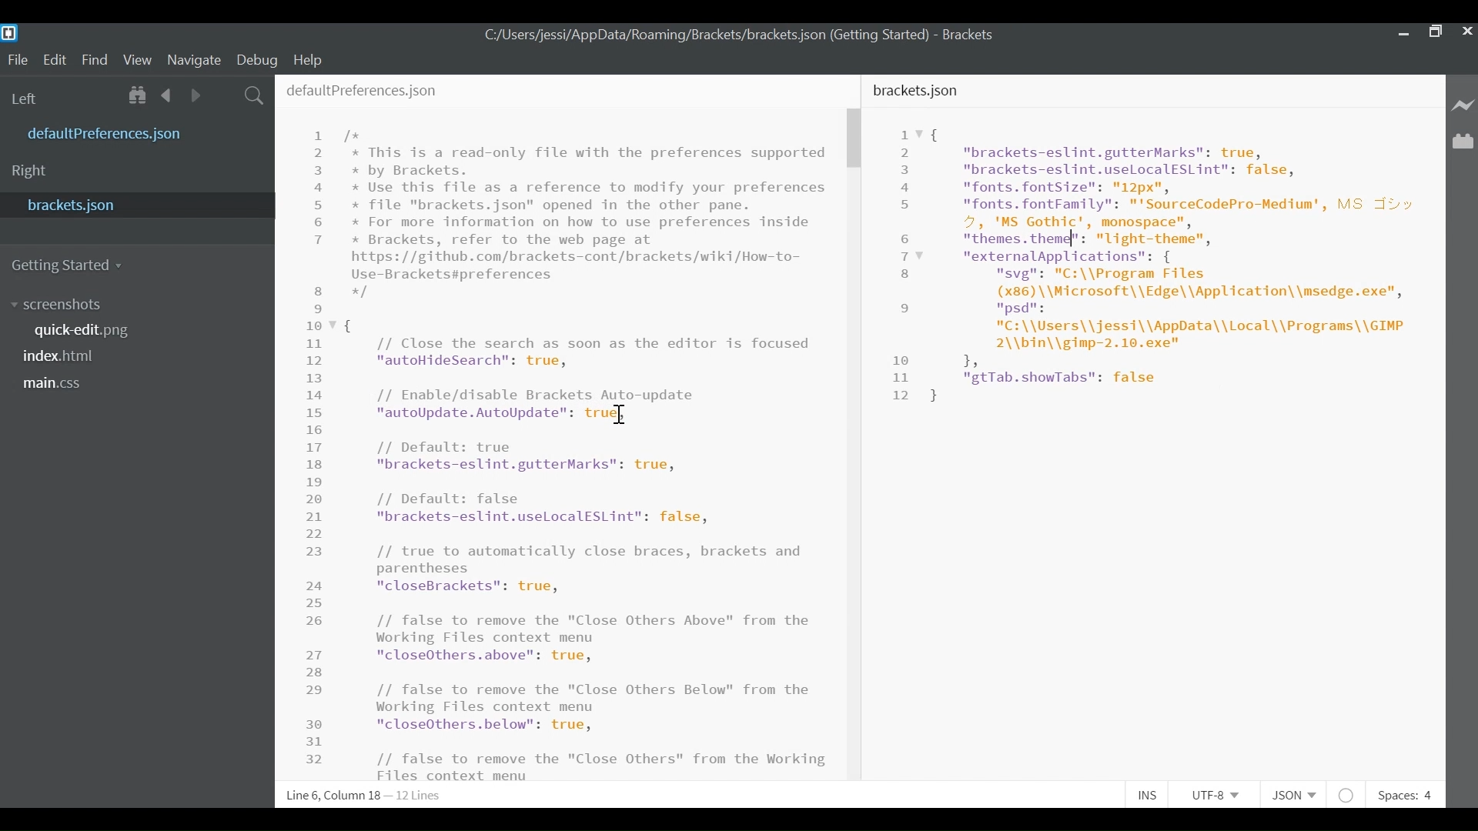 Image resolution: width=1478 pixels, height=831 pixels. Describe the element at coordinates (361, 796) in the screenshot. I see `Line, Column Preference` at that location.